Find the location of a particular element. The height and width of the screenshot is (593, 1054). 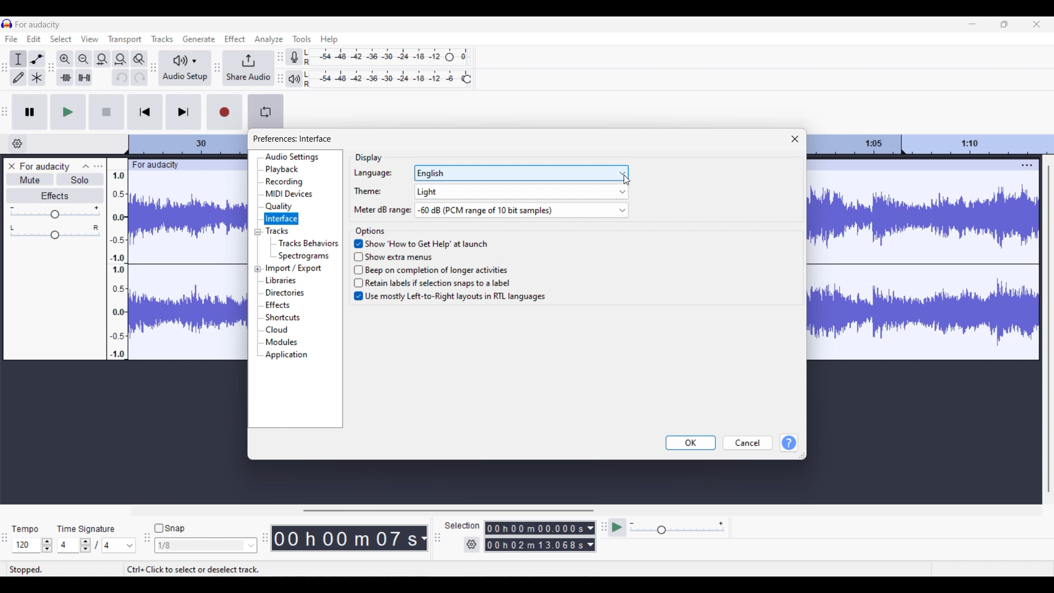

Software logo is located at coordinates (7, 24).